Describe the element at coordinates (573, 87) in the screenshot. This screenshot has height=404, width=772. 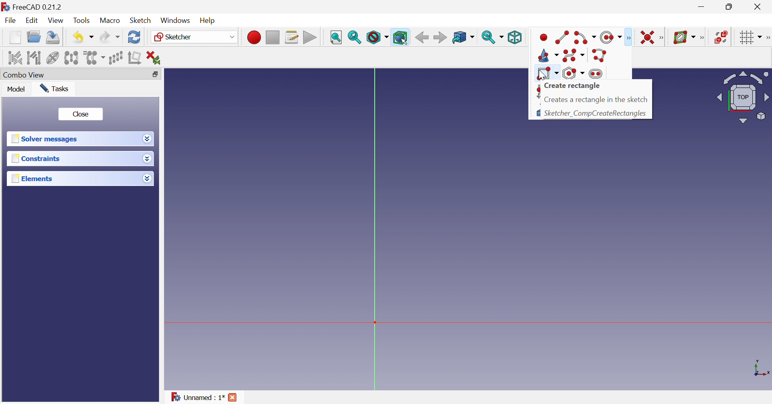
I see `Create rectangle` at that location.